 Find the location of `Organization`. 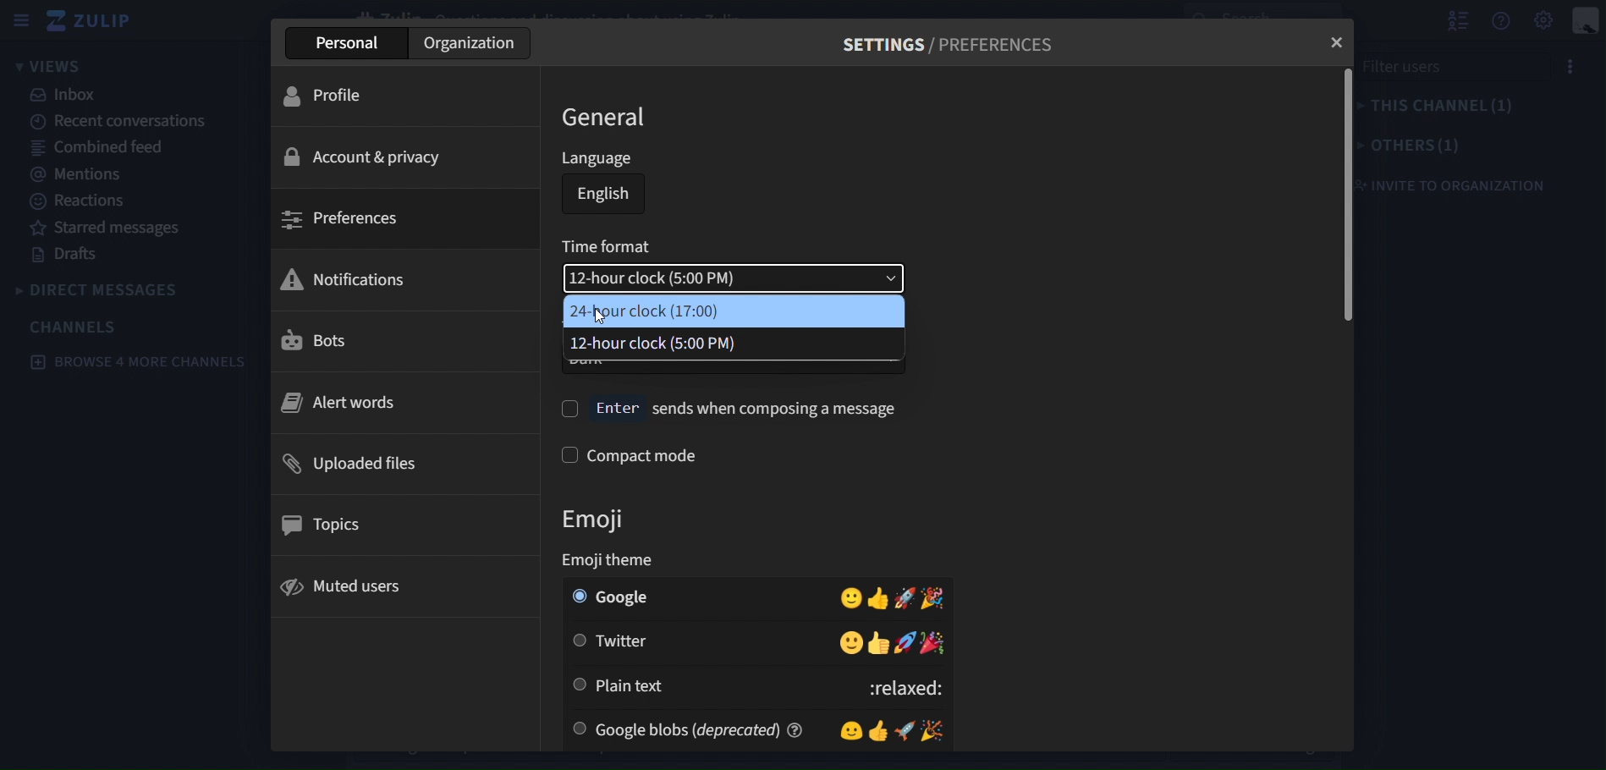

Organization is located at coordinates (466, 44).